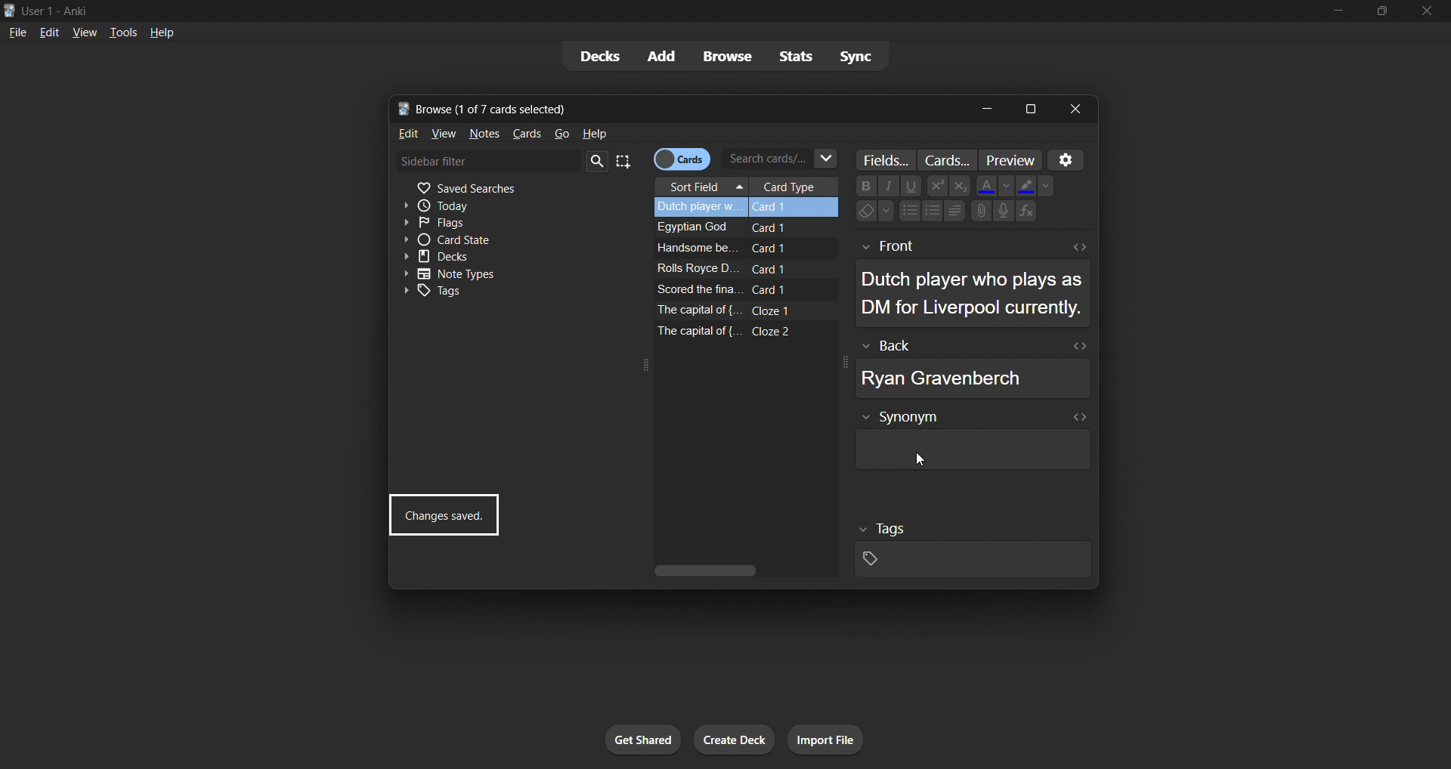  I want to click on Bullet points, so click(910, 212).